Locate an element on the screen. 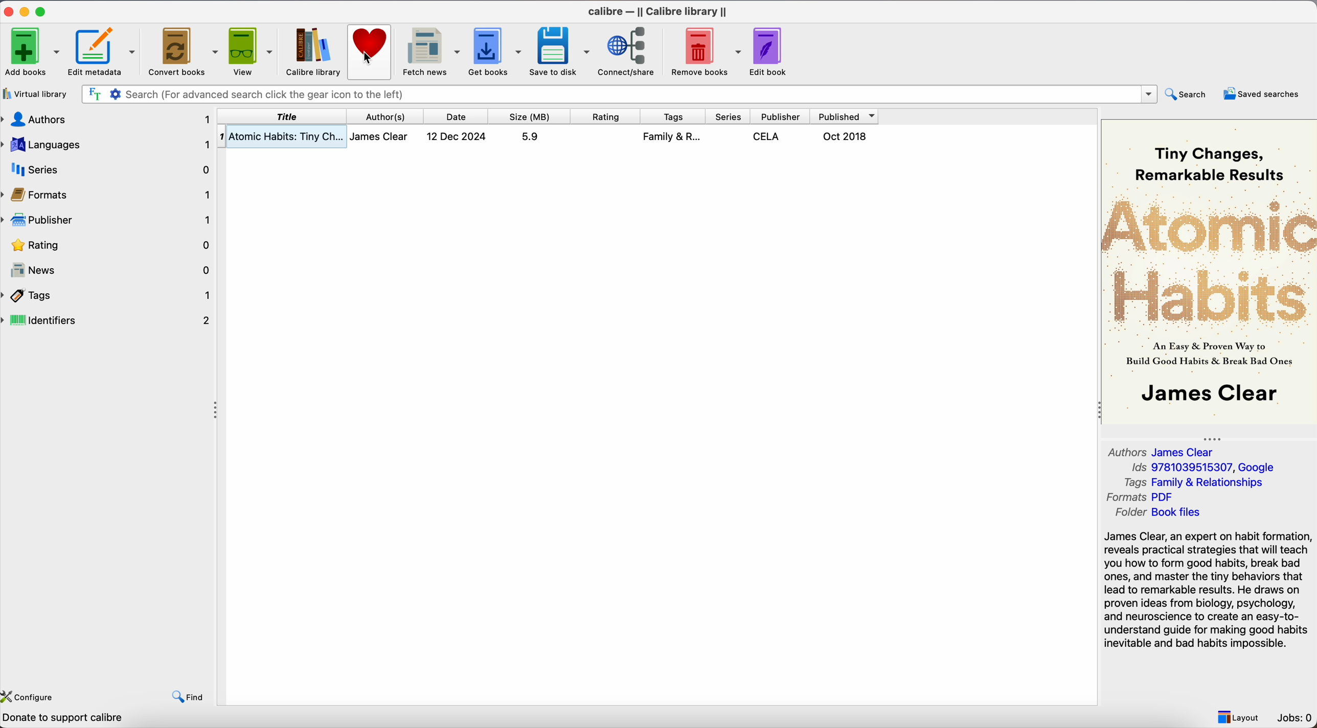 The height and width of the screenshot is (728, 1317). series is located at coordinates (728, 116).